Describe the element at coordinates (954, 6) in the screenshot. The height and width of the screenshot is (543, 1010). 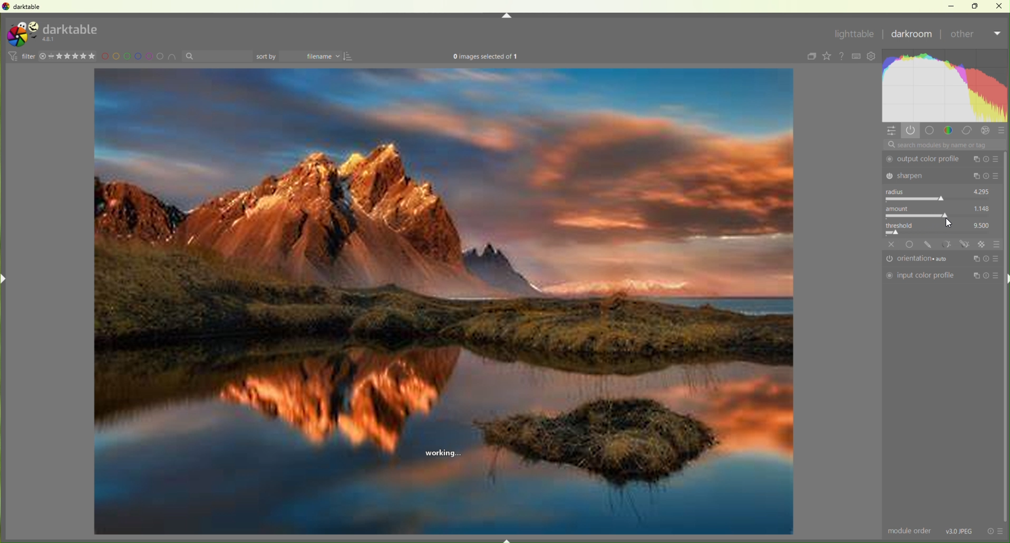
I see `Minimise` at that location.